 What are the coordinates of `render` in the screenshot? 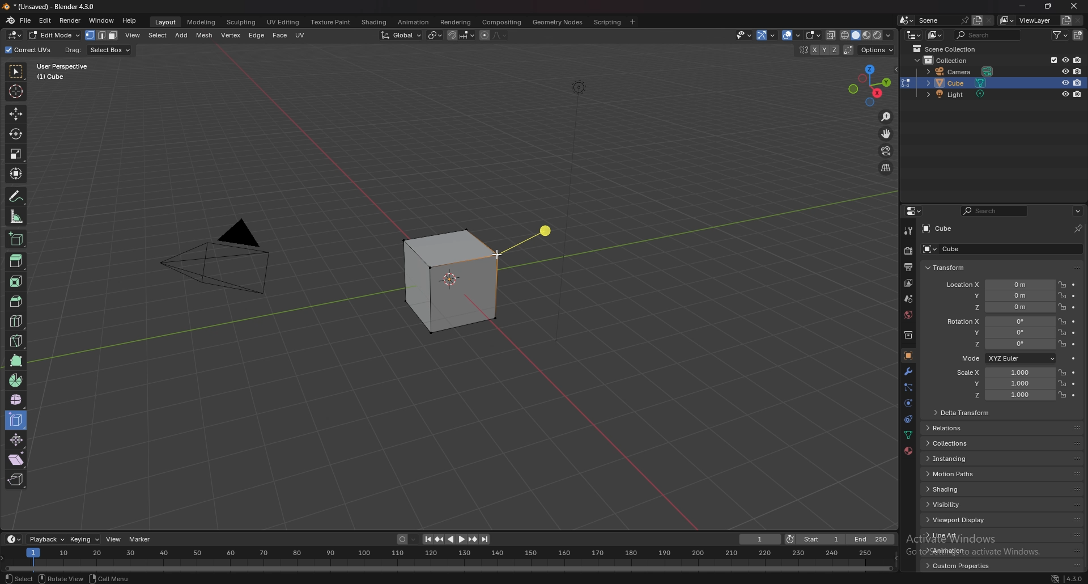 It's located at (907, 251).